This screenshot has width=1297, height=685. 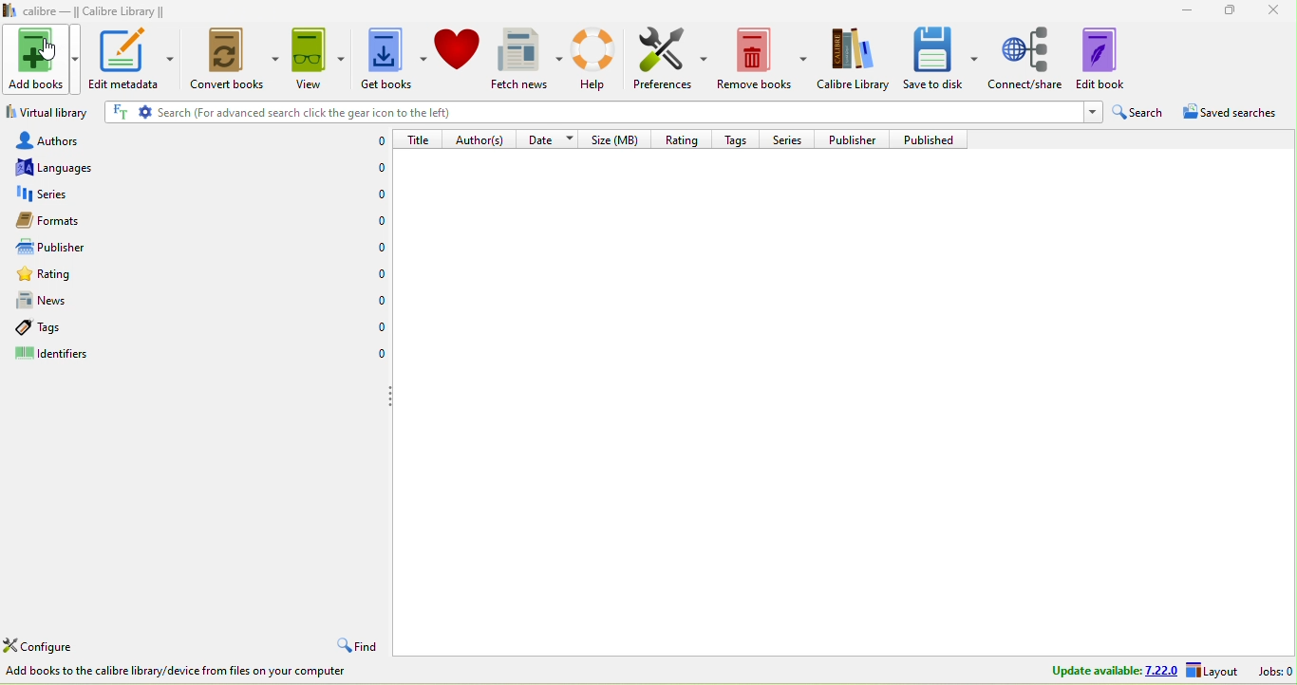 I want to click on edit metadata, so click(x=133, y=58).